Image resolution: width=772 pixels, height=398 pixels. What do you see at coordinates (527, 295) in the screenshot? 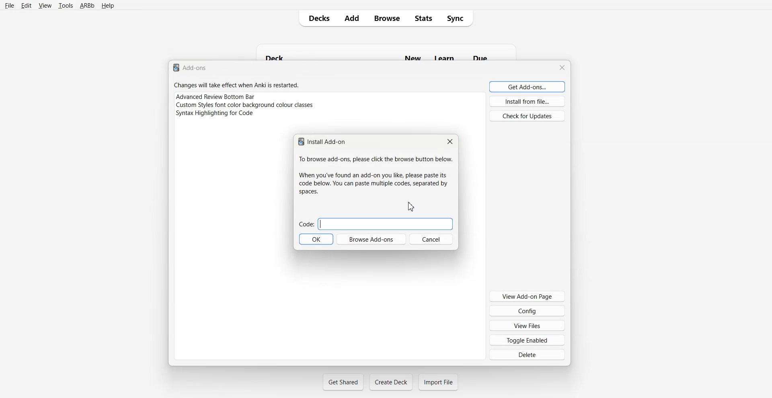
I see `View Add-on Page` at bounding box center [527, 295].